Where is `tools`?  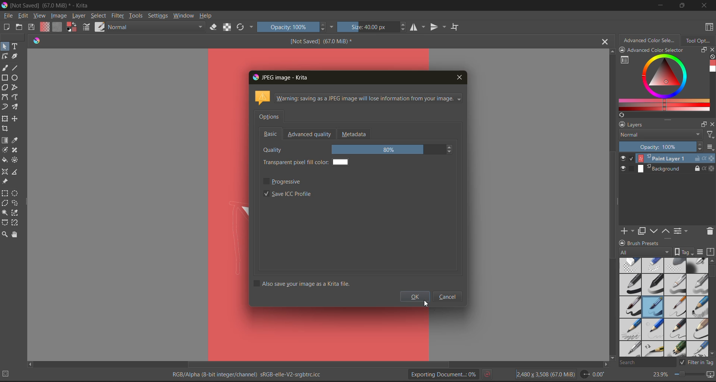 tools is located at coordinates (5, 149).